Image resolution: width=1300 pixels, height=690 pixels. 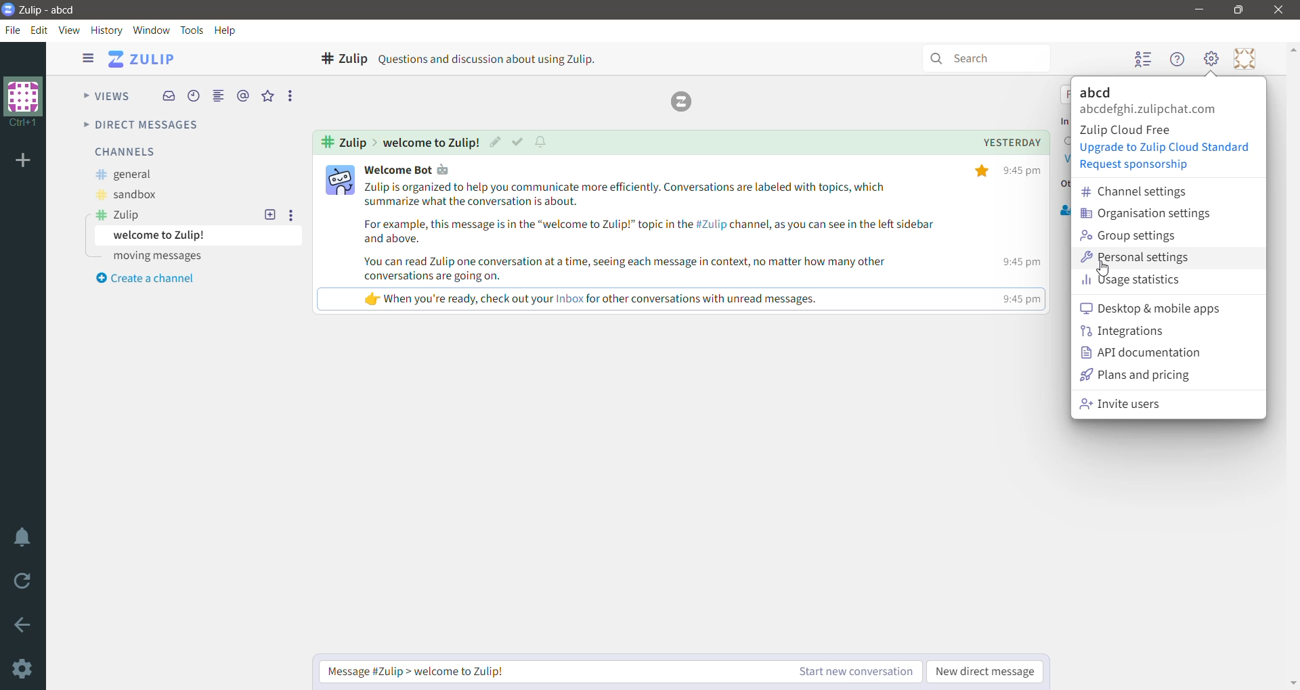 What do you see at coordinates (1245, 59) in the screenshot?
I see `Personal menu` at bounding box center [1245, 59].